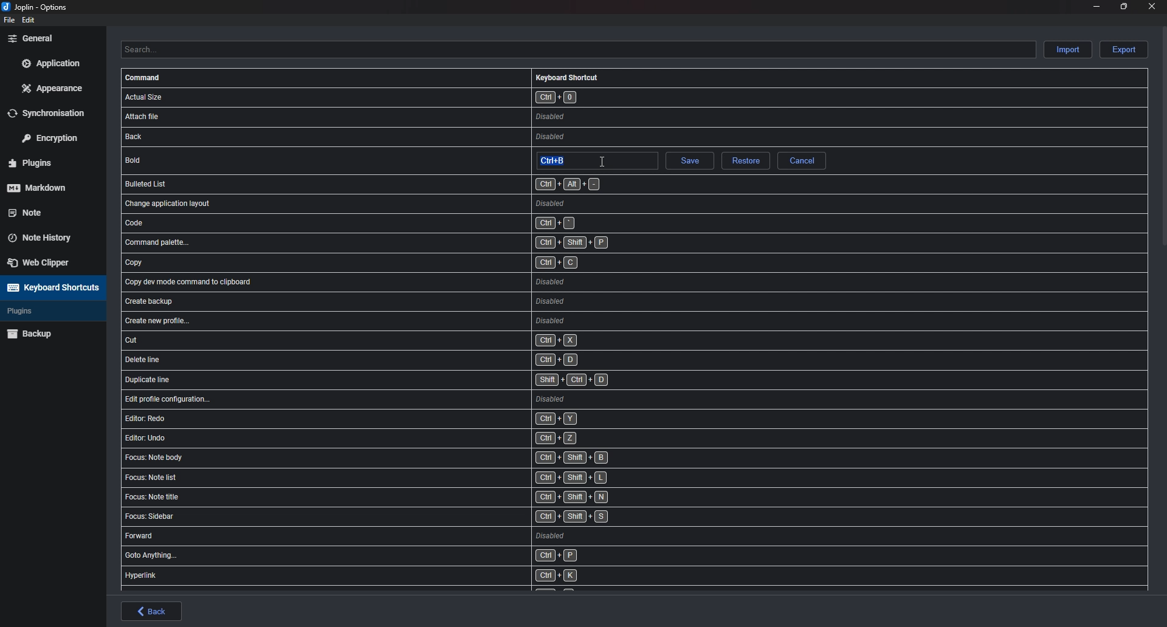 This screenshot has width=1167, height=627. I want to click on shortcut, so click(394, 575).